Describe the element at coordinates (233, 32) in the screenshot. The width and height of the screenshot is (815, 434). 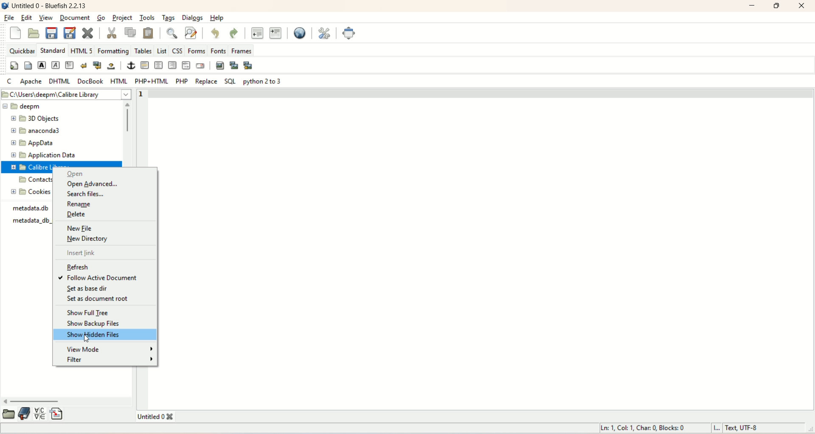
I see `redo` at that location.